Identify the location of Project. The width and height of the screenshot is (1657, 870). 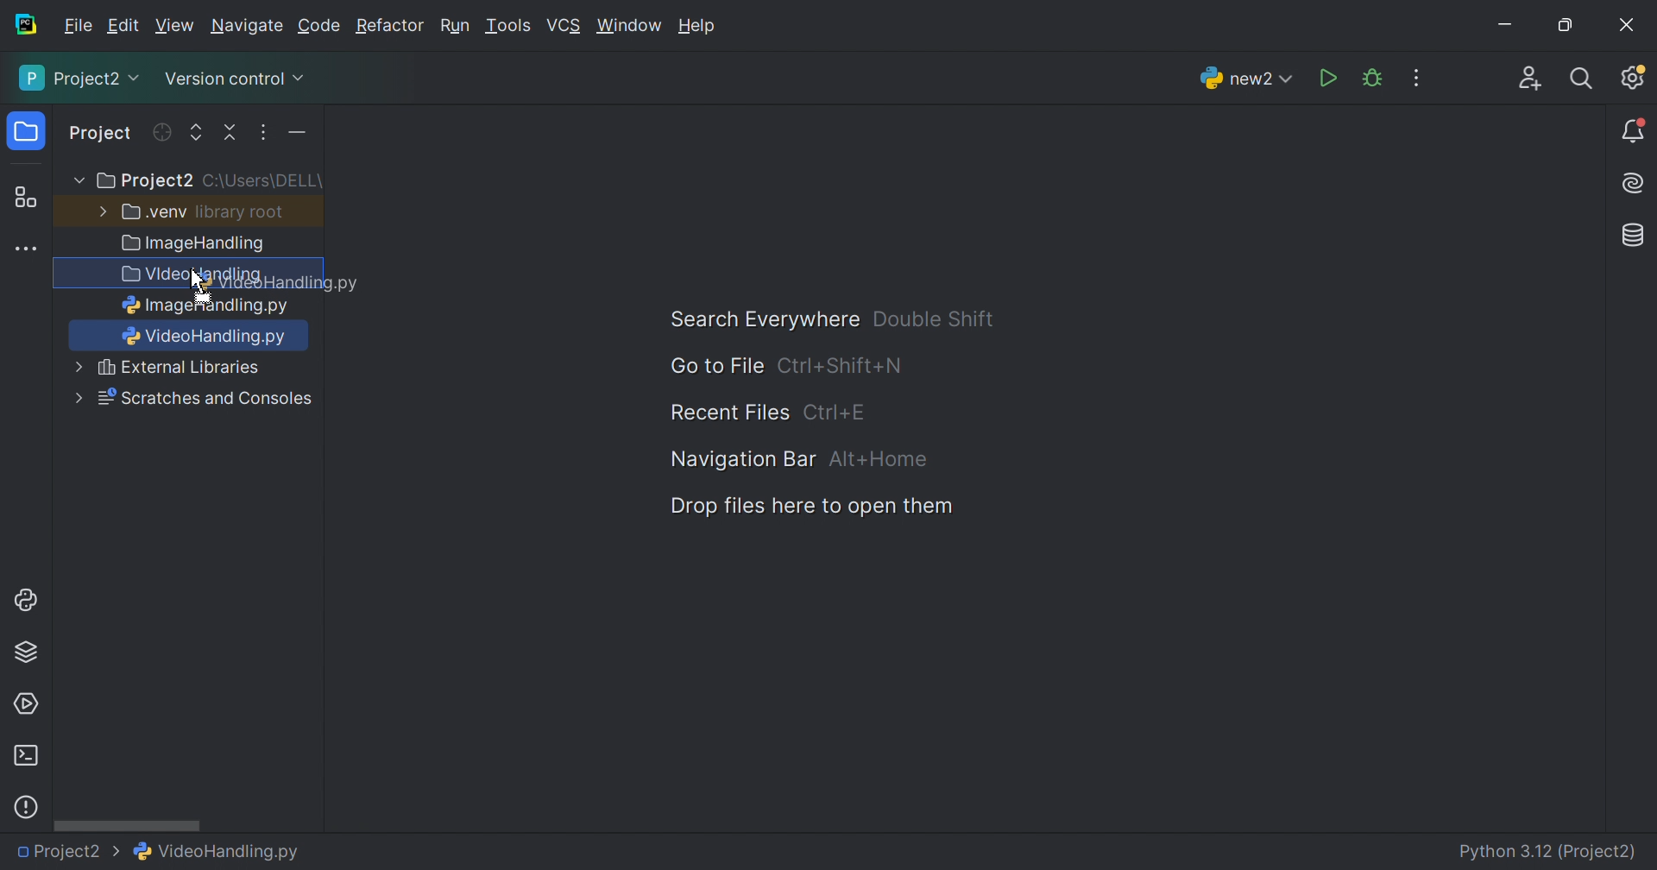
(102, 135).